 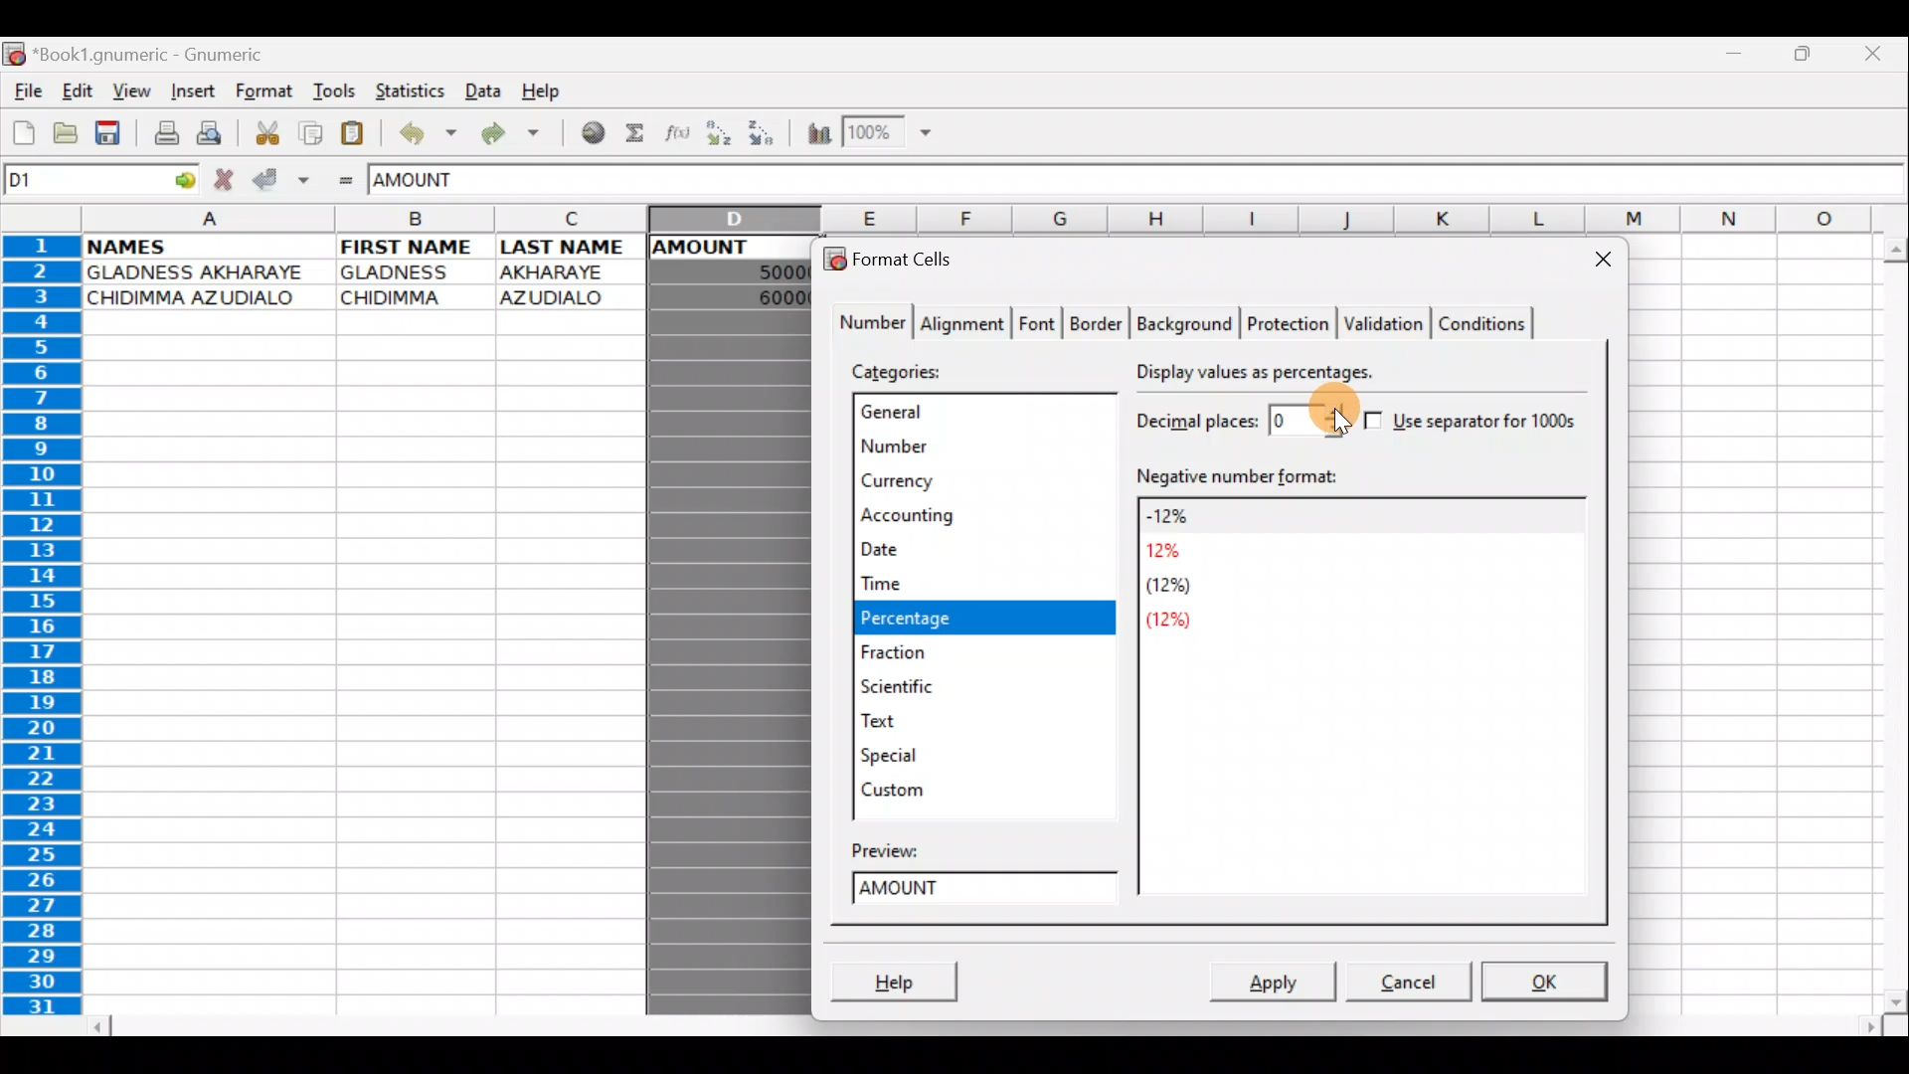 I want to click on OK, so click(x=1544, y=983).